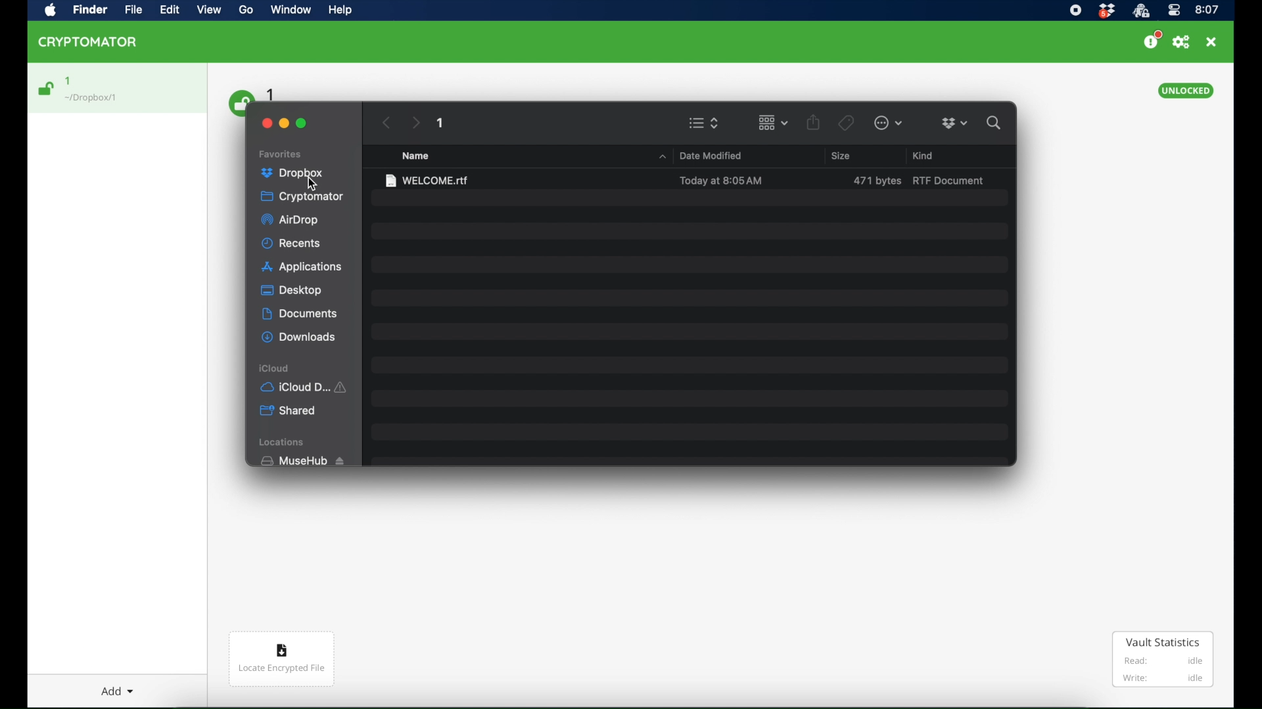 The height and width of the screenshot is (709, 1262). I want to click on maximize, so click(302, 123).